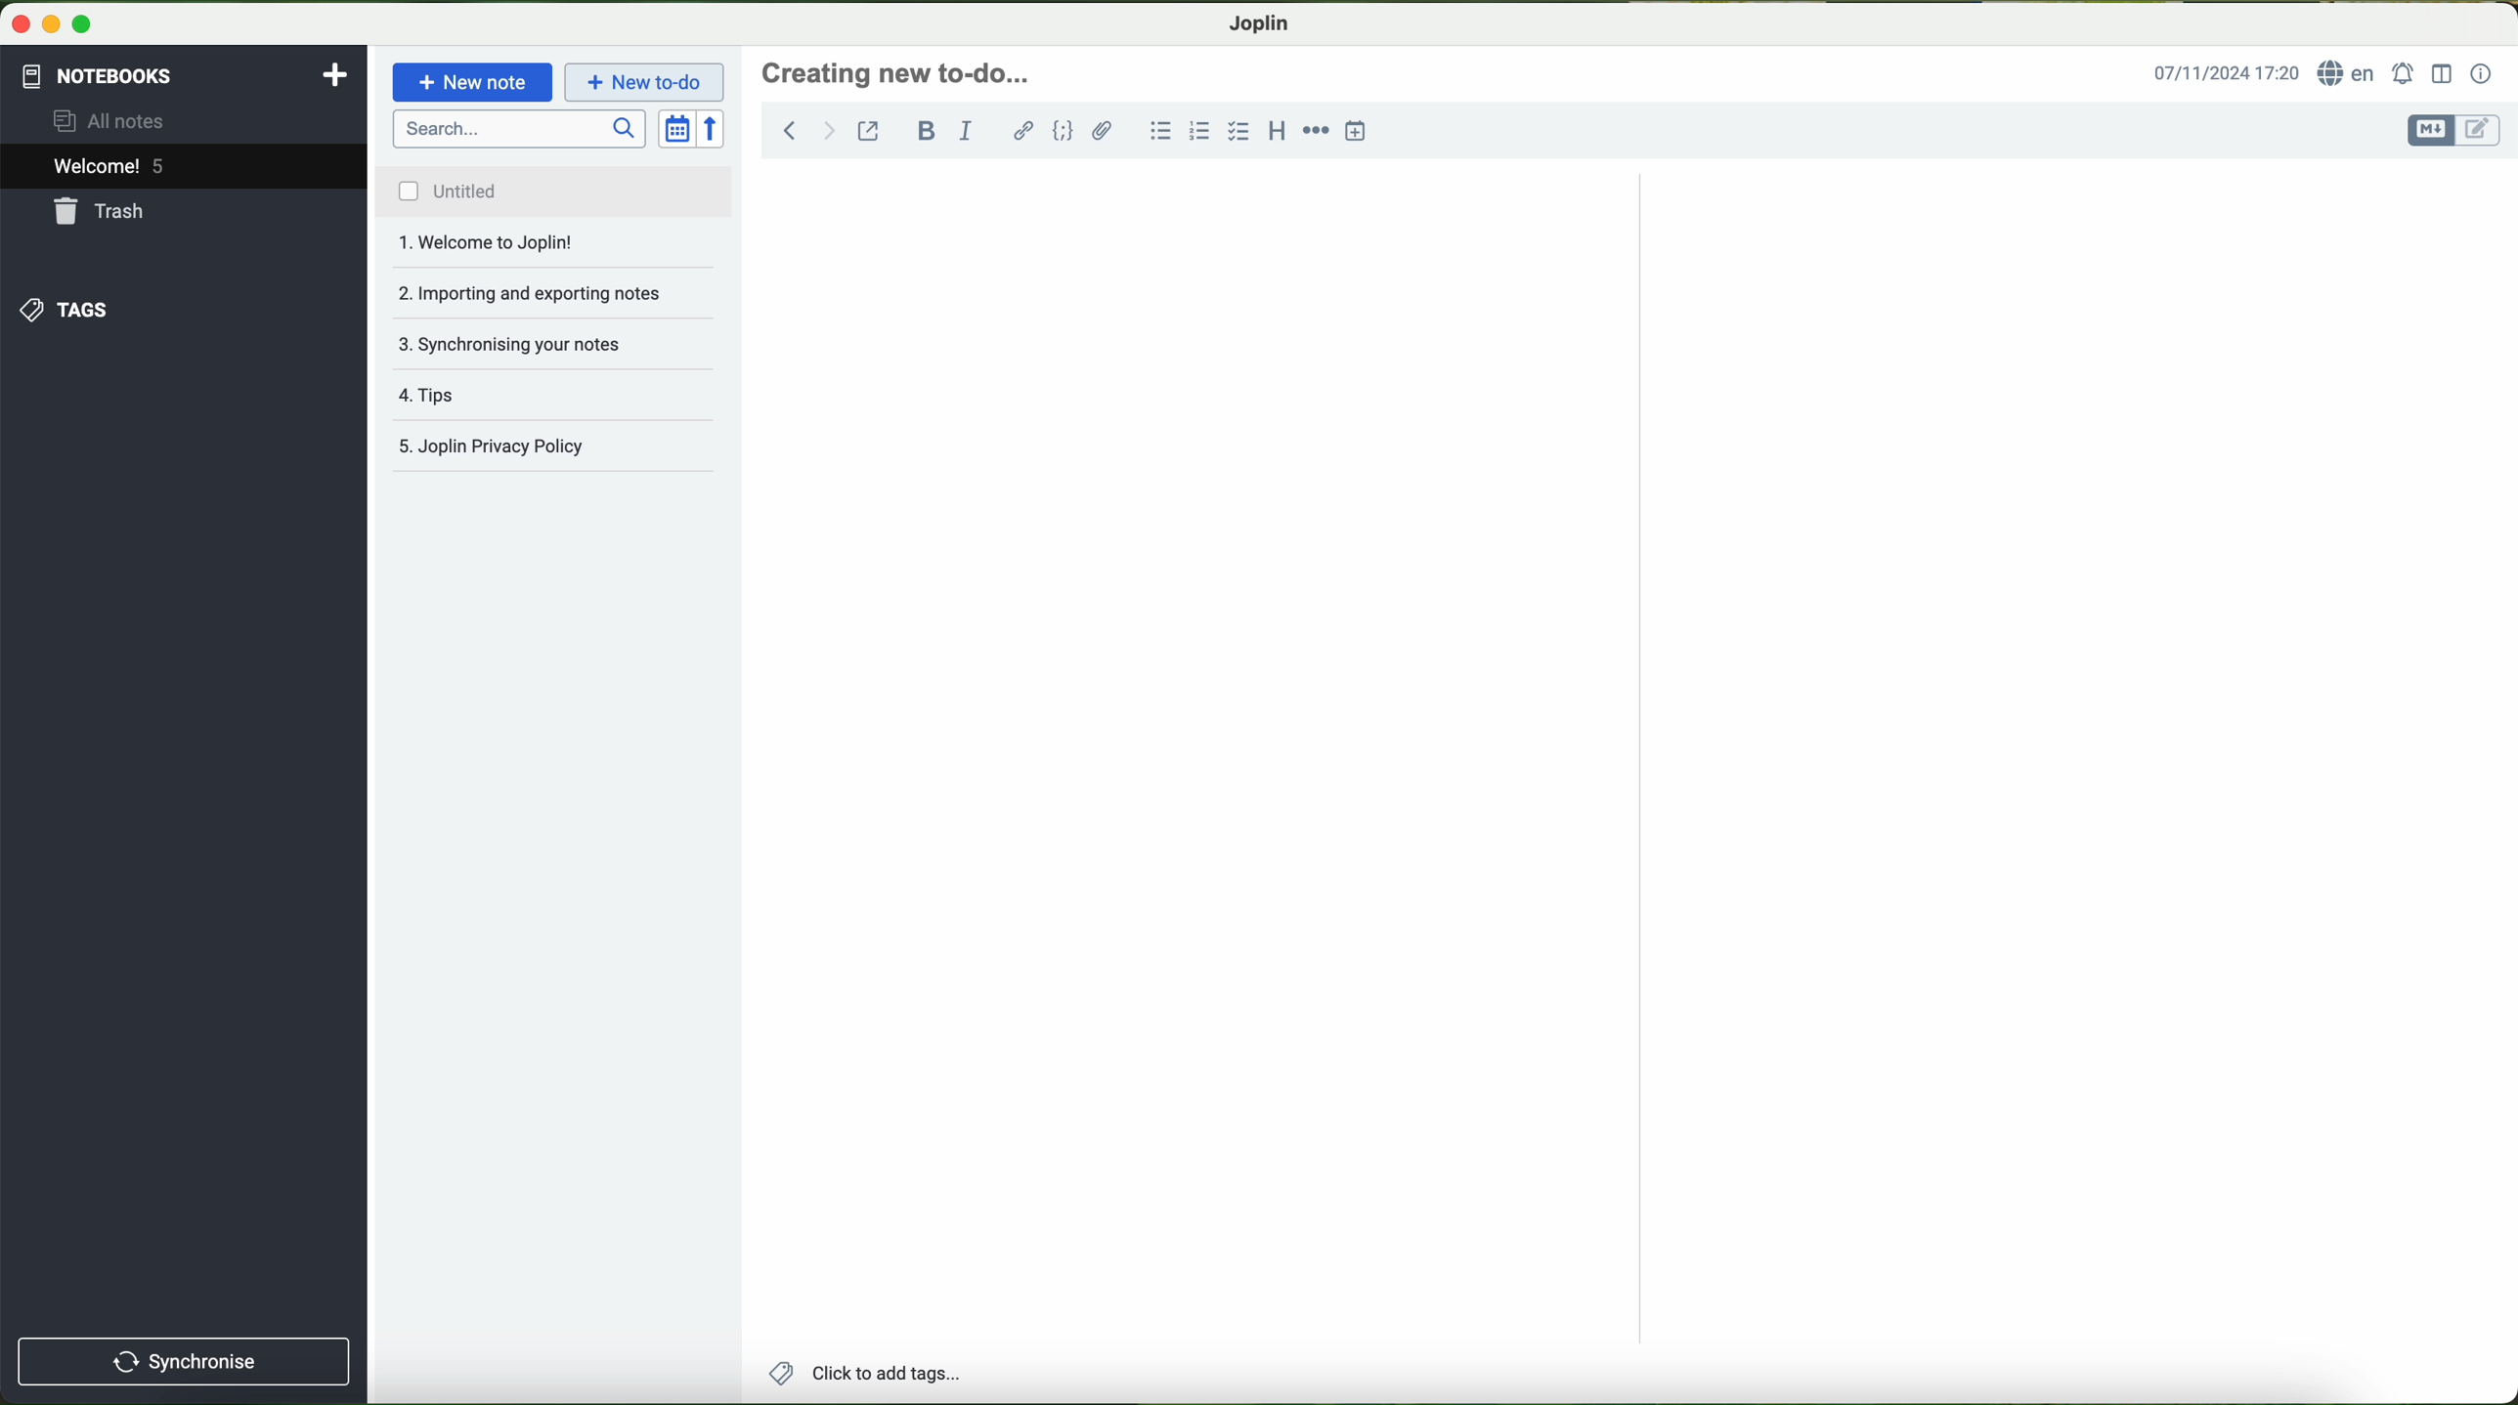 This screenshot has width=2518, height=1405. Describe the element at coordinates (543, 448) in the screenshot. I see `joplin privacy policy` at that location.